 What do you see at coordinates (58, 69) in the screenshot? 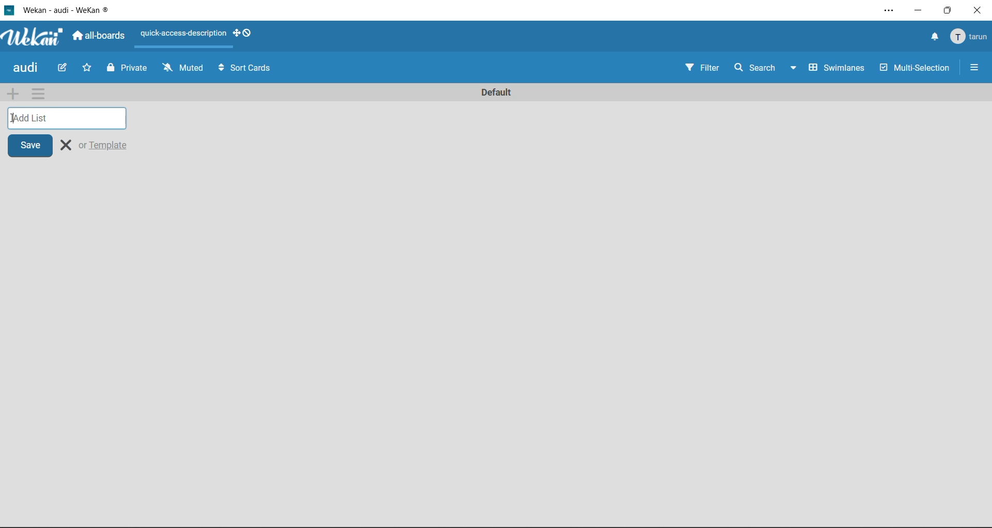
I see `edit` at bounding box center [58, 69].